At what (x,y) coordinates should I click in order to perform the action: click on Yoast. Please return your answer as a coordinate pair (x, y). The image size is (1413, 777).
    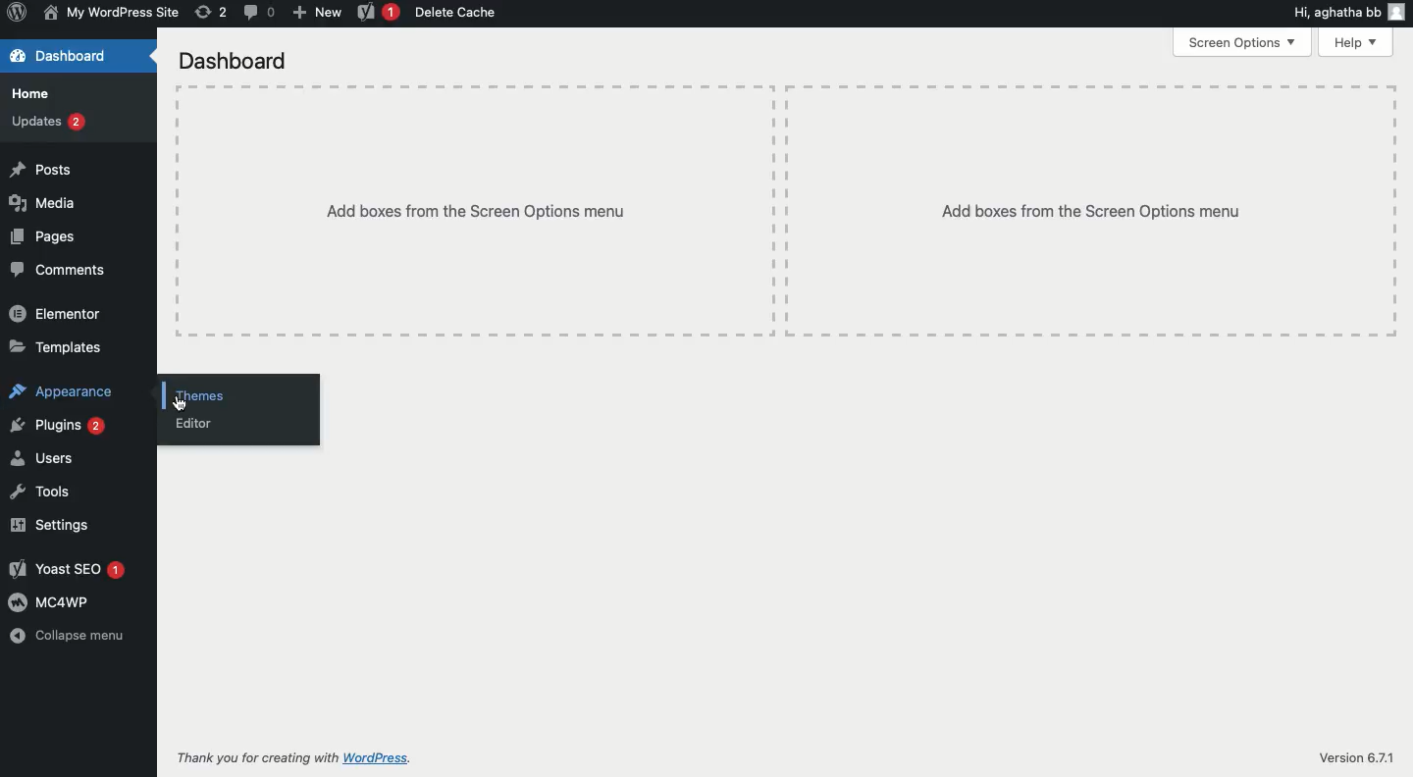
    Looking at the image, I should click on (65, 569).